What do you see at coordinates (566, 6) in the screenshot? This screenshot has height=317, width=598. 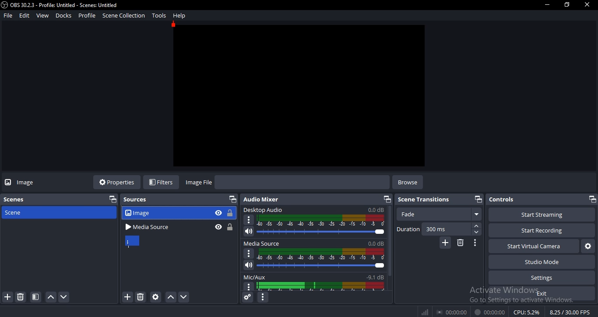 I see `restore window` at bounding box center [566, 6].